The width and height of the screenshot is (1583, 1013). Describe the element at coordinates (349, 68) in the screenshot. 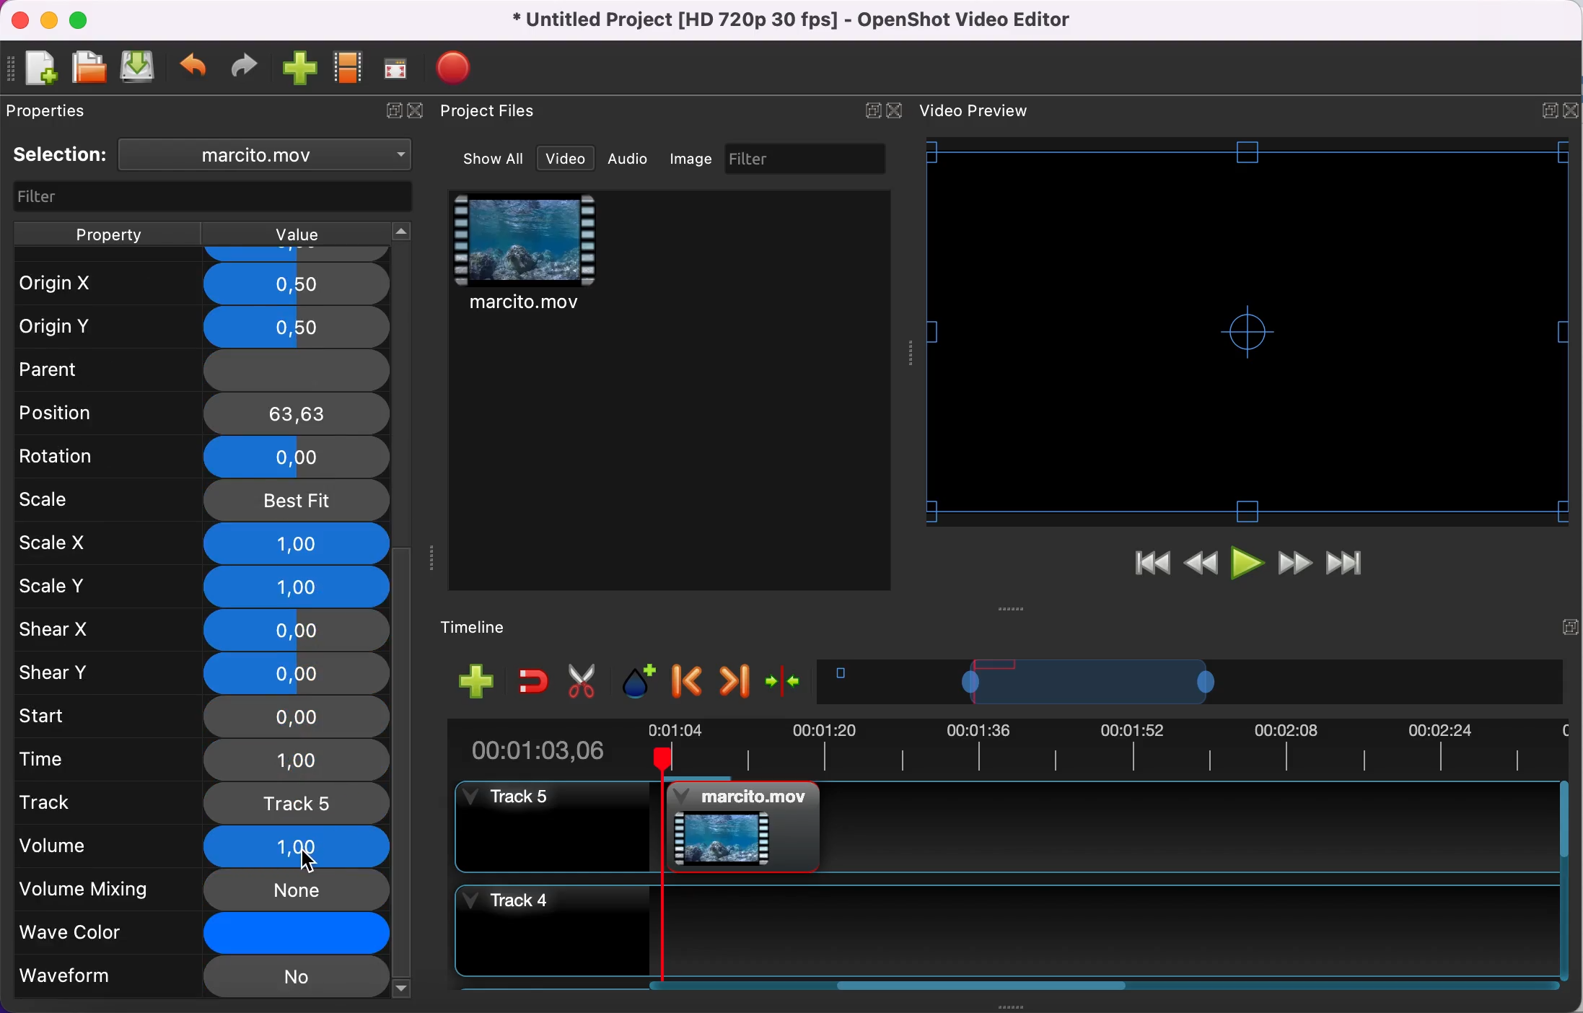

I see `choose profile` at that location.